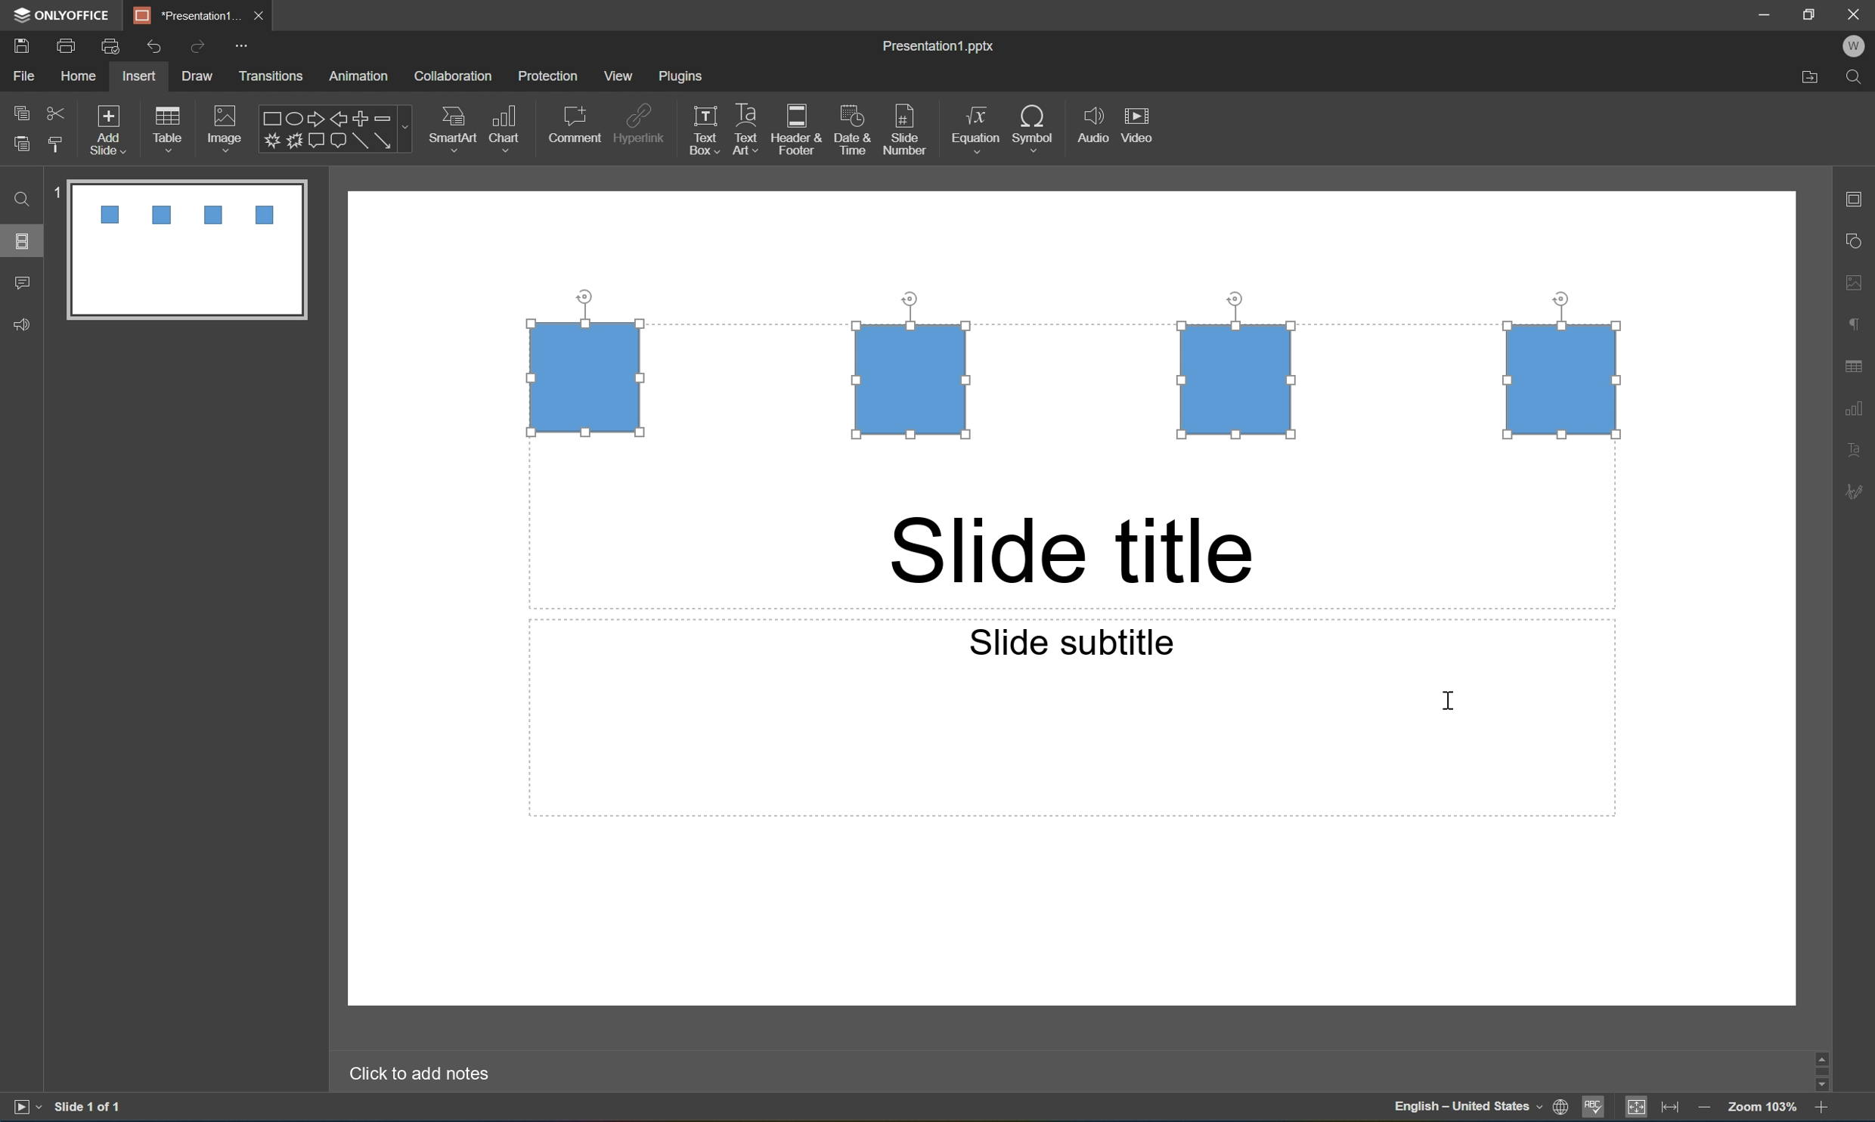 This screenshot has height=1122, width=1875. Describe the element at coordinates (194, 76) in the screenshot. I see `draw` at that location.